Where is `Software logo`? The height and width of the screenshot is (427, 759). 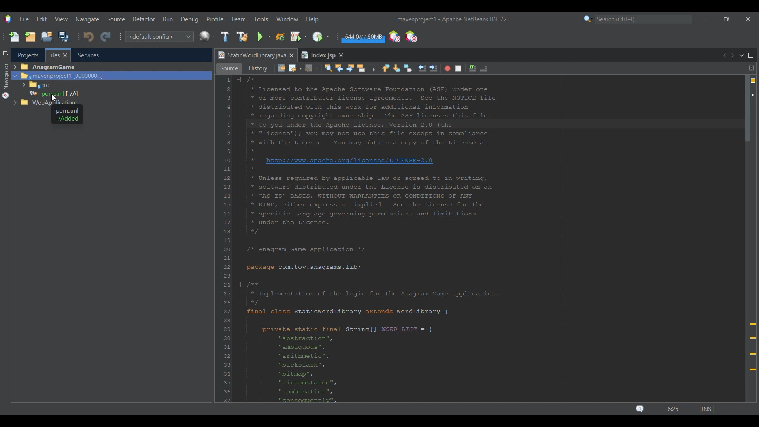
Software logo is located at coordinates (8, 19).